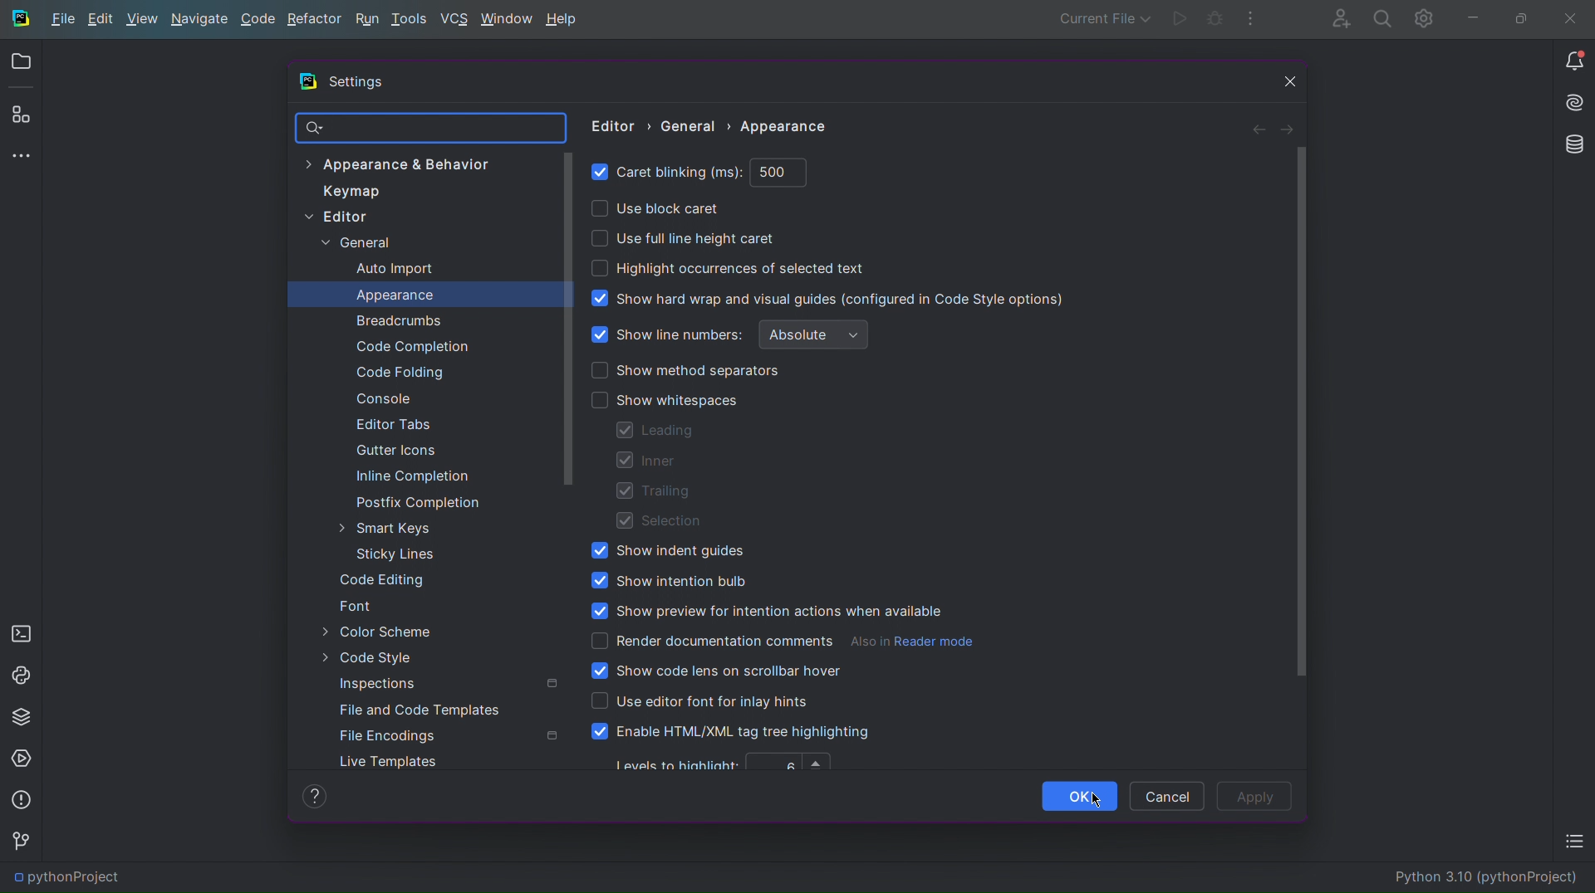  What do you see at coordinates (765, 612) in the screenshot?
I see `Show preview for intention actions when available` at bounding box center [765, 612].